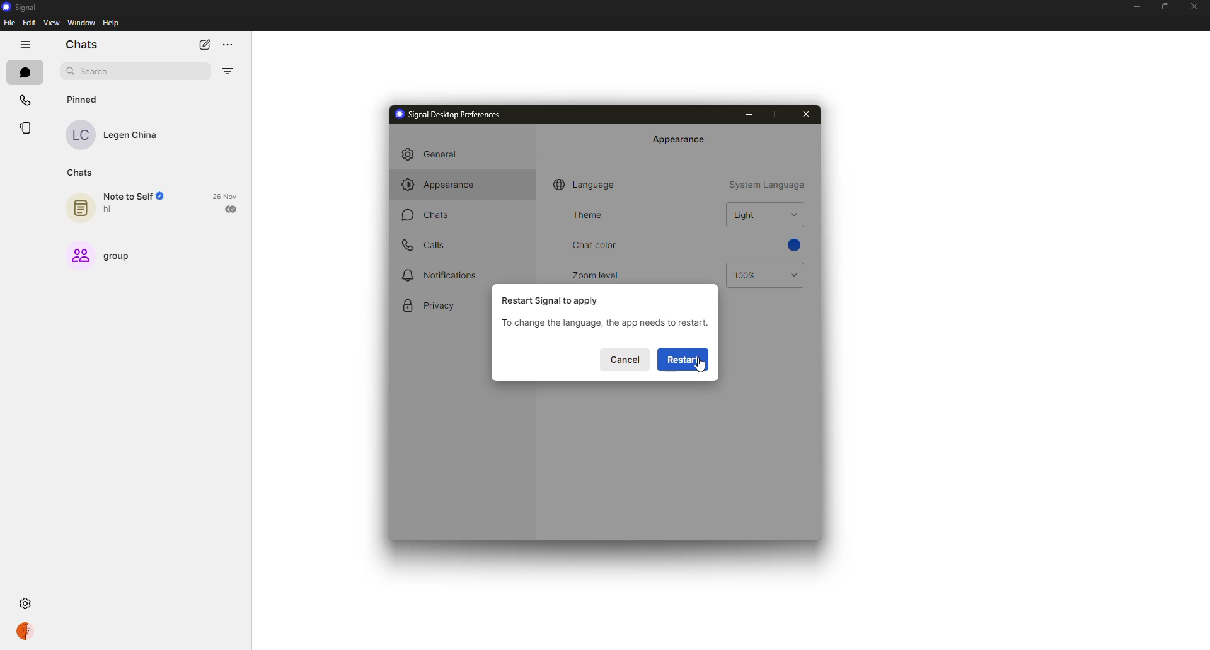 The height and width of the screenshot is (650, 1210). What do you see at coordinates (791, 275) in the screenshot?
I see `drop` at bounding box center [791, 275].